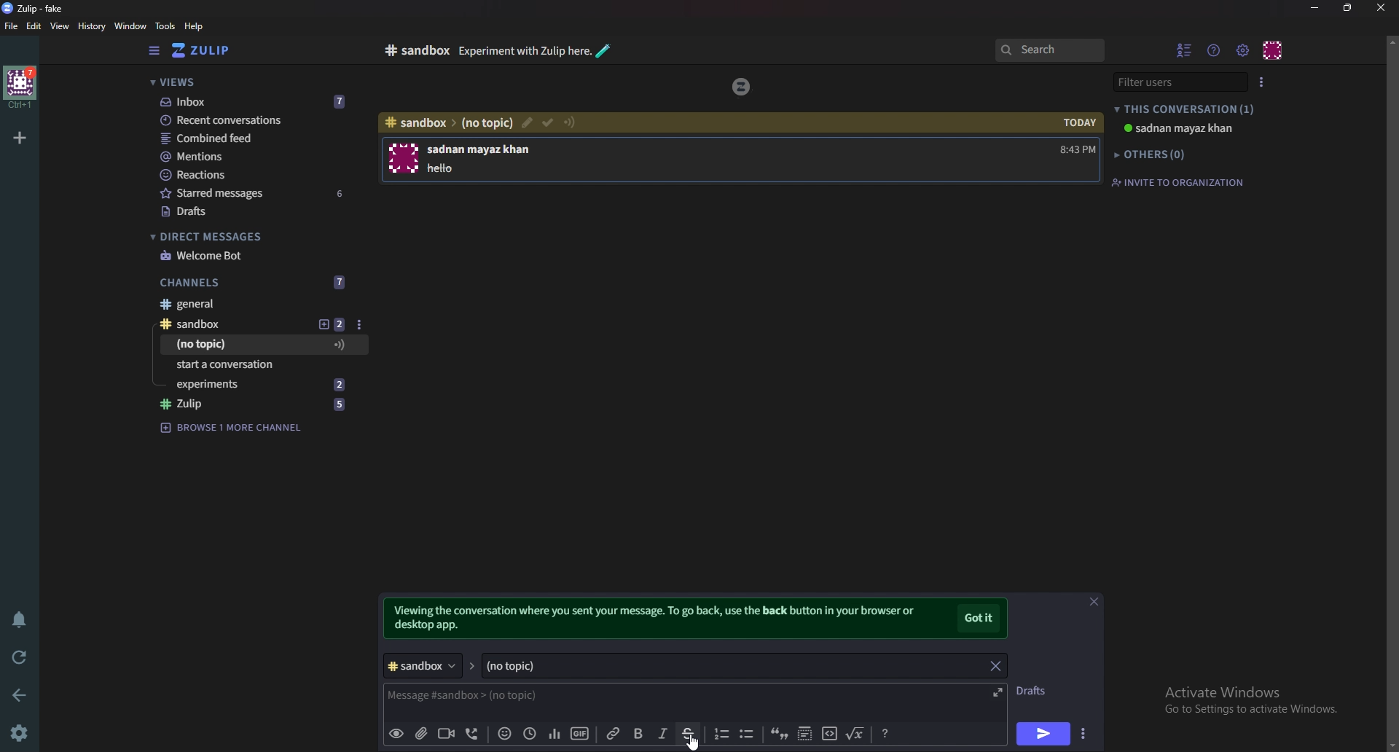 Image resolution: width=1399 pixels, height=752 pixels. What do you see at coordinates (256, 192) in the screenshot?
I see `Starred messages` at bounding box center [256, 192].